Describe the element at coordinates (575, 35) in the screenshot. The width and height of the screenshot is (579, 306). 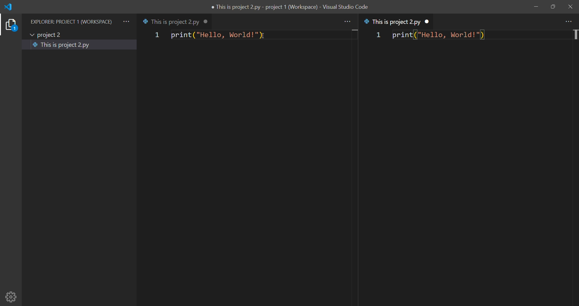
I see `cursor in which line` at that location.